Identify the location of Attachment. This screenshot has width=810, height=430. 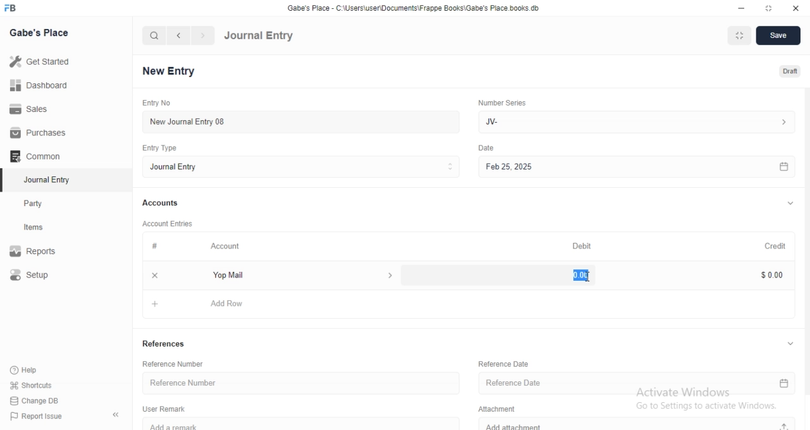
(494, 409).